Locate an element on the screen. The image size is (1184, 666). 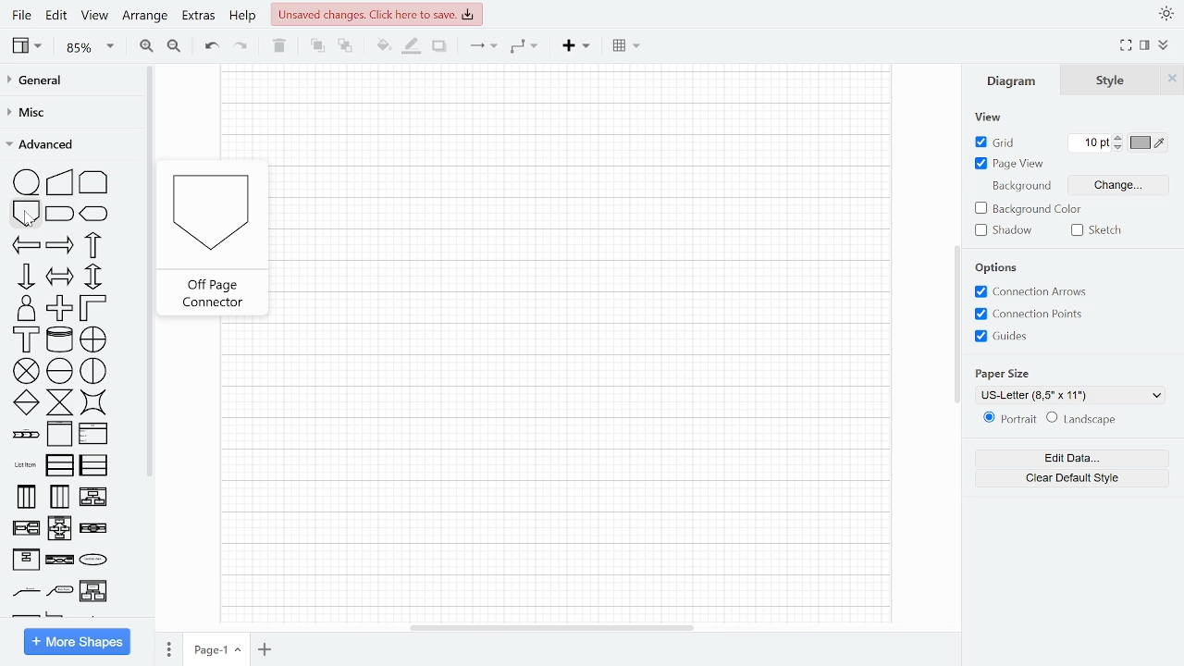
Diagram is located at coordinates (1017, 80).